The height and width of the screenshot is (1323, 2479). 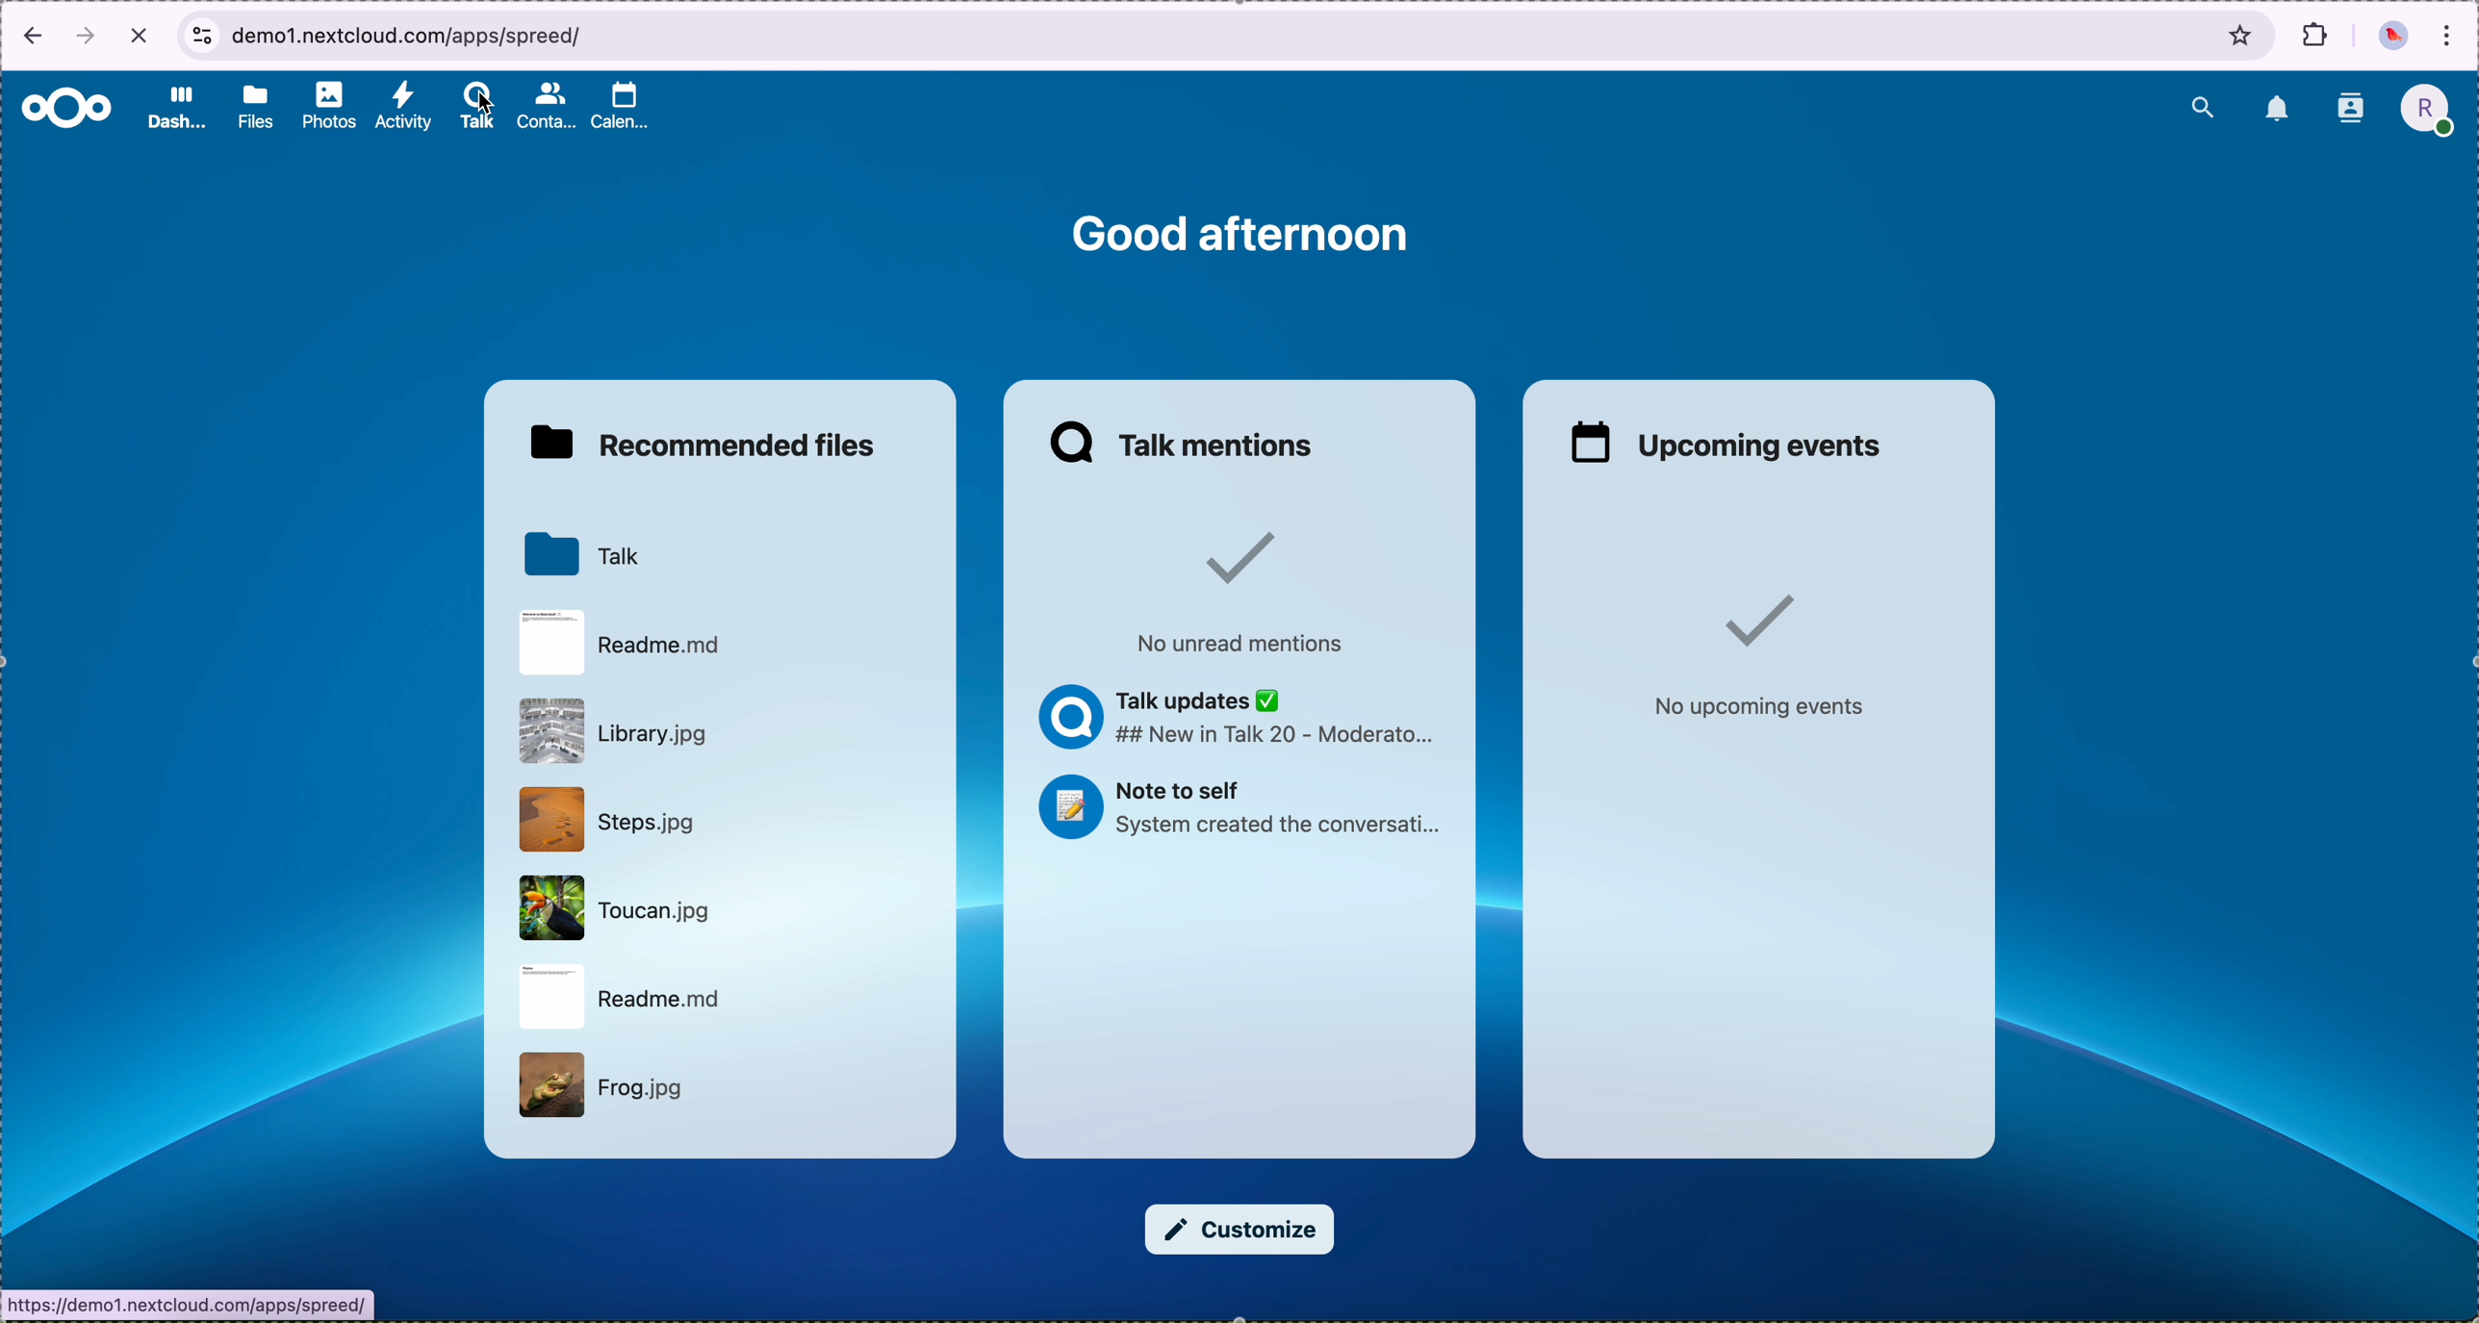 What do you see at coordinates (1743, 612) in the screenshot?
I see `Checked sign` at bounding box center [1743, 612].